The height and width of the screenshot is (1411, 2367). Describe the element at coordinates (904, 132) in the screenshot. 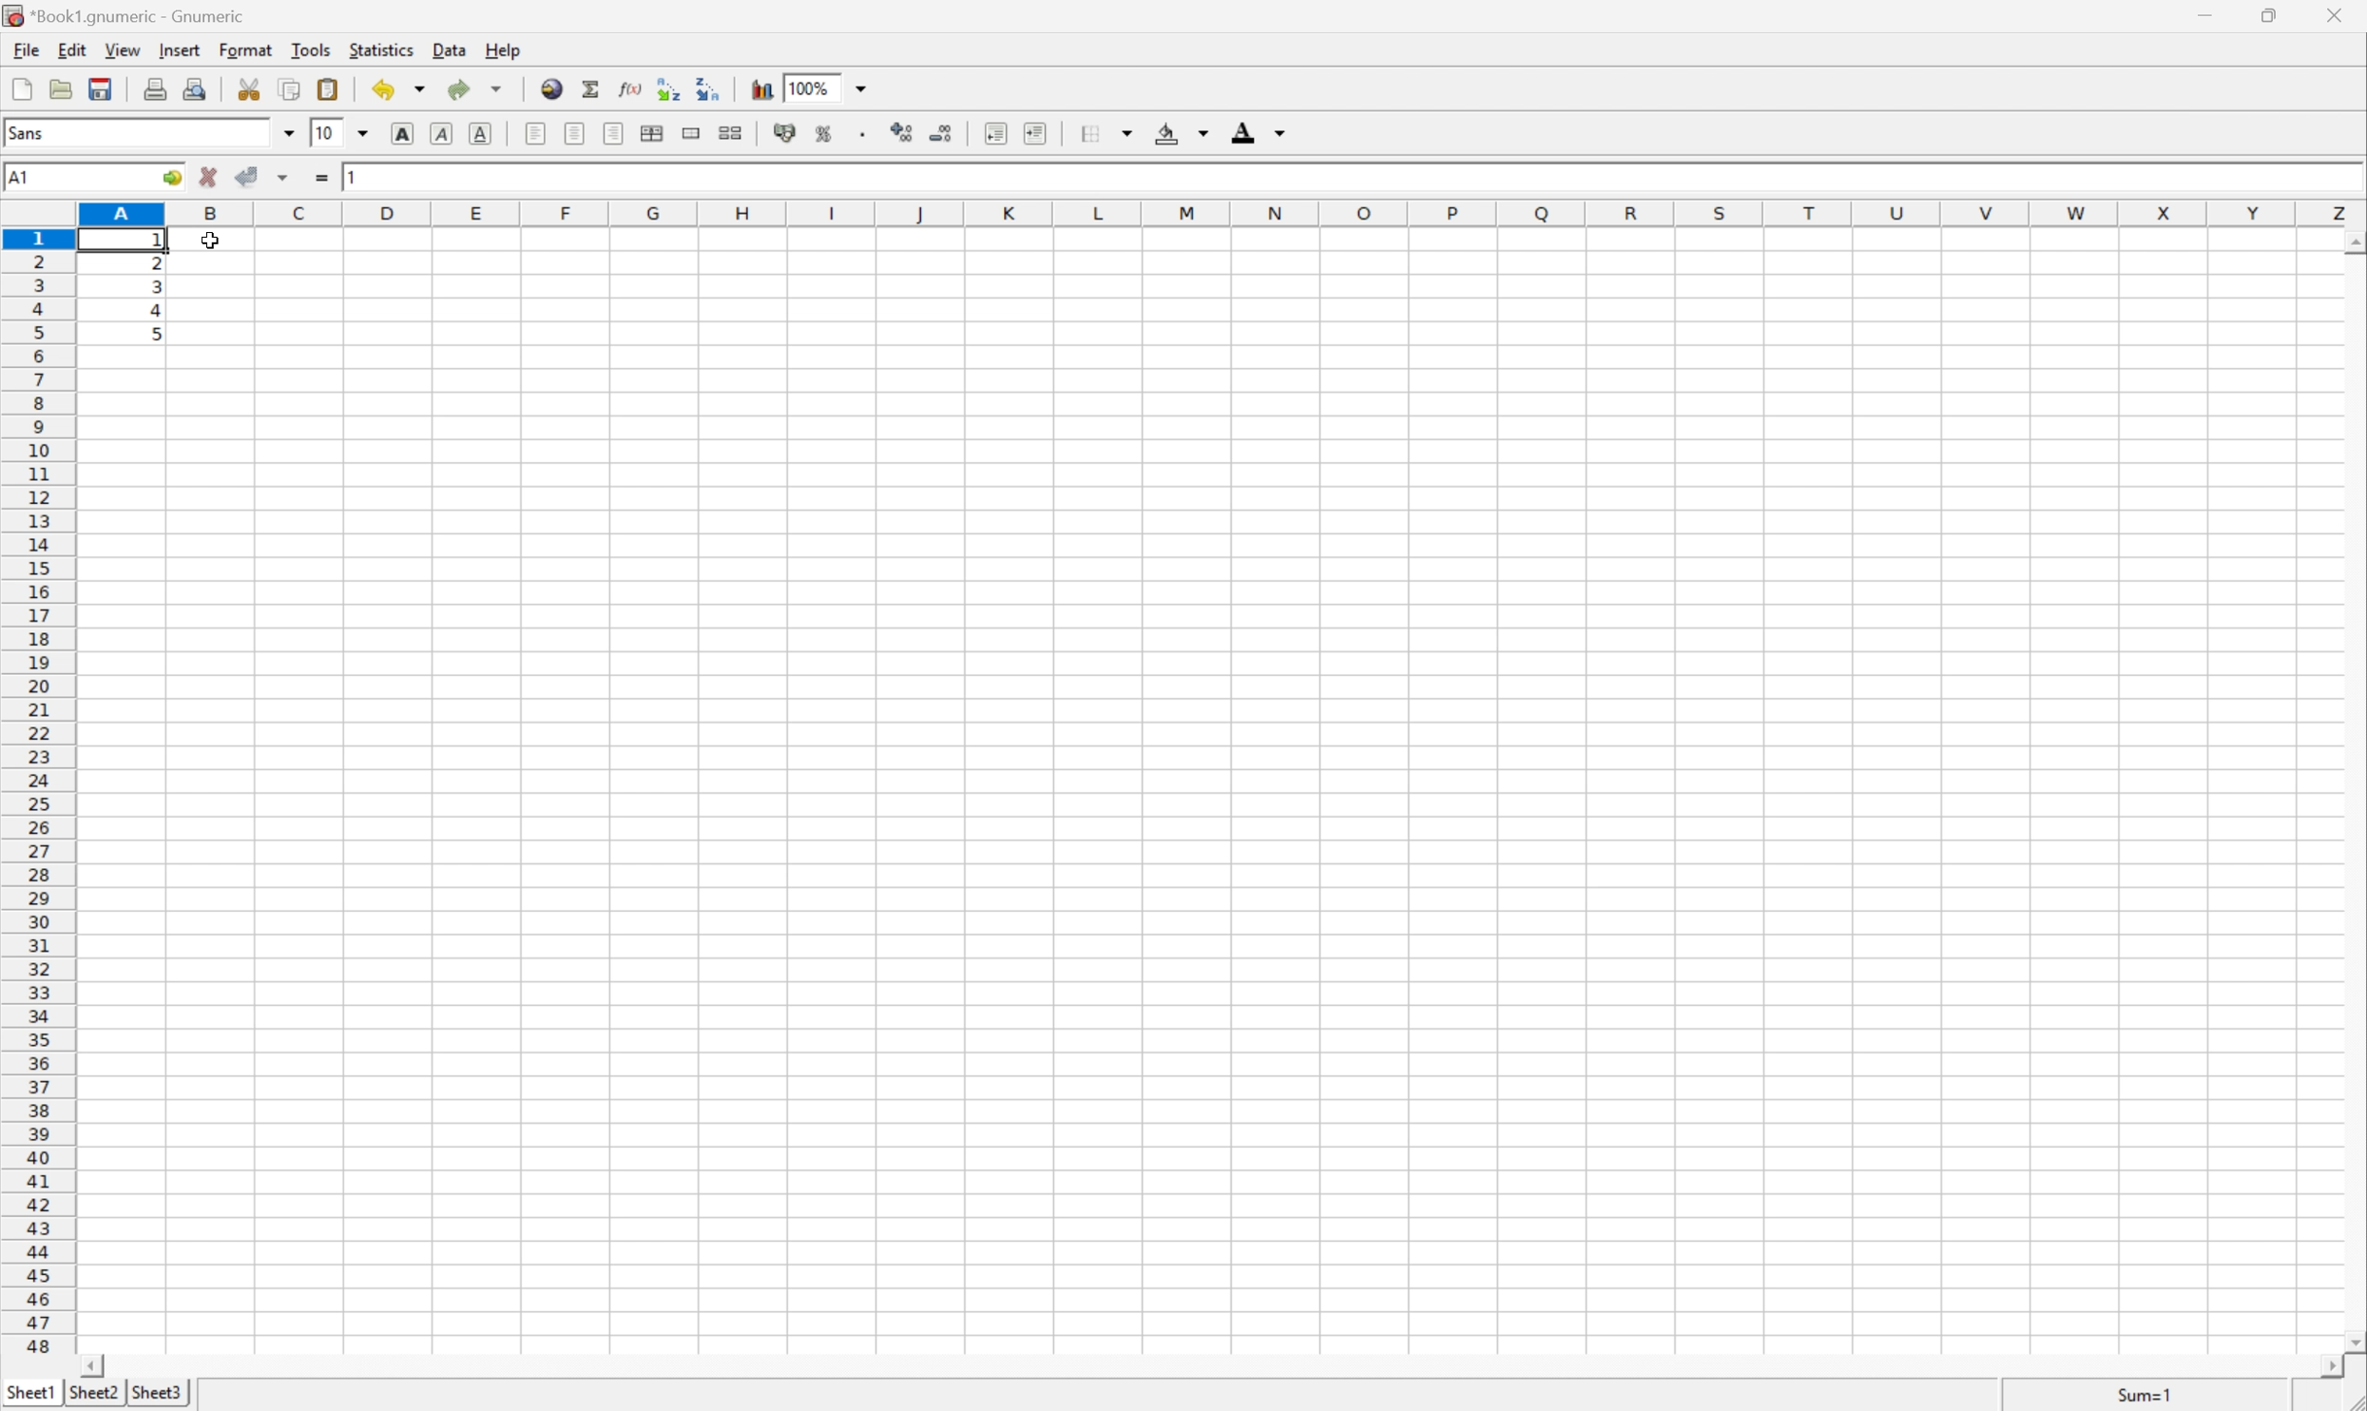

I see `Increase the decimals displayed` at that location.